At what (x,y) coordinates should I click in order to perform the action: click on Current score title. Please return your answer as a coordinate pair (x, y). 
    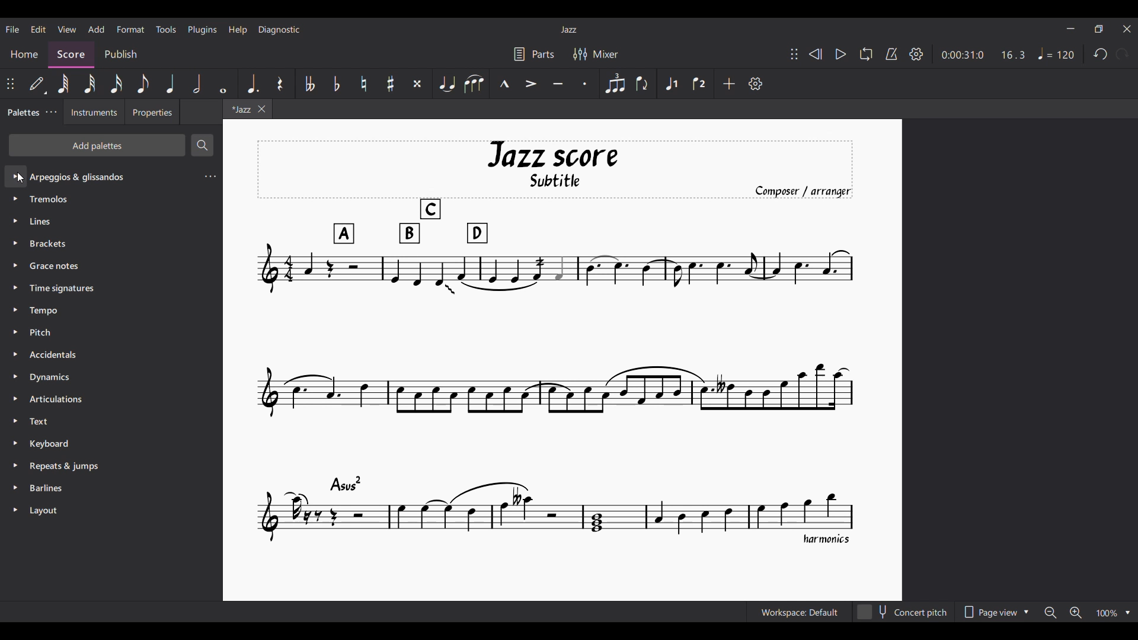
    Looking at the image, I should click on (569, 30).